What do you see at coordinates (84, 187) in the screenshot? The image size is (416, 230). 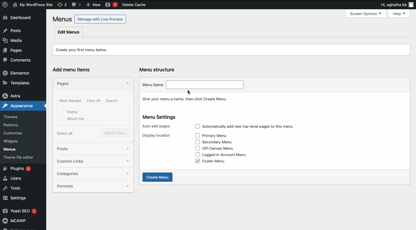 I see `Formats` at bounding box center [84, 187].